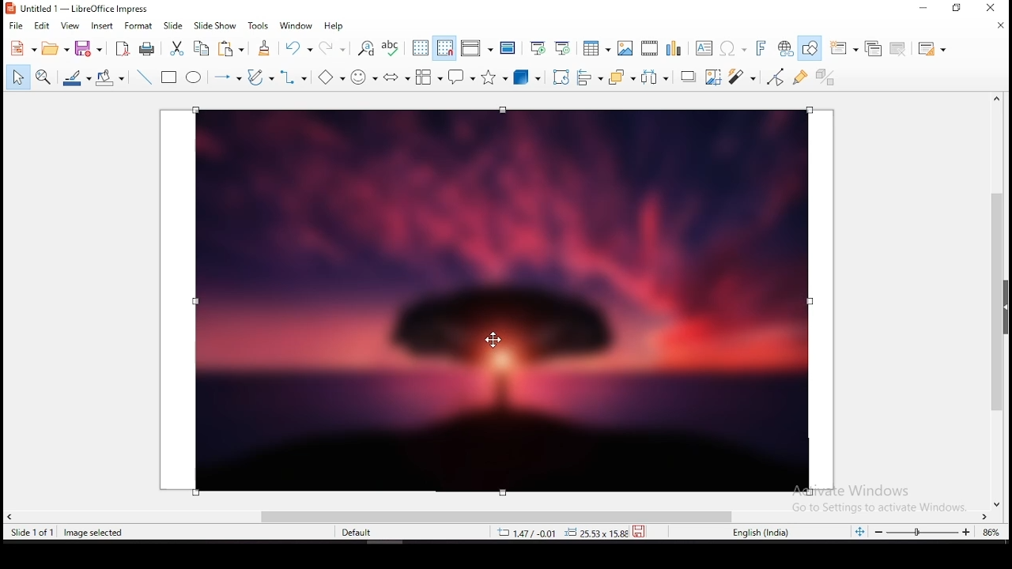 This screenshot has width=1012, height=569. What do you see at coordinates (420, 48) in the screenshot?
I see `display grid` at bounding box center [420, 48].